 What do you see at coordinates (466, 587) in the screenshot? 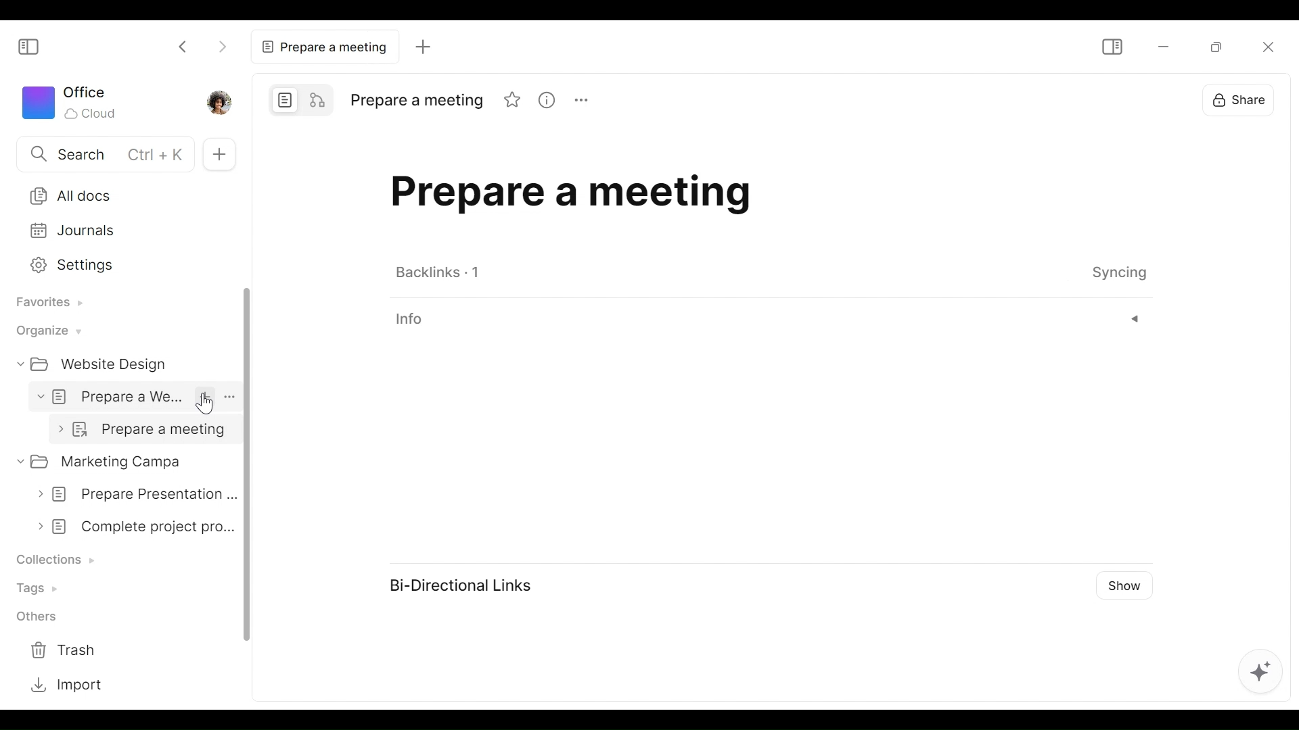
I see `Bi-Directional Links` at bounding box center [466, 587].